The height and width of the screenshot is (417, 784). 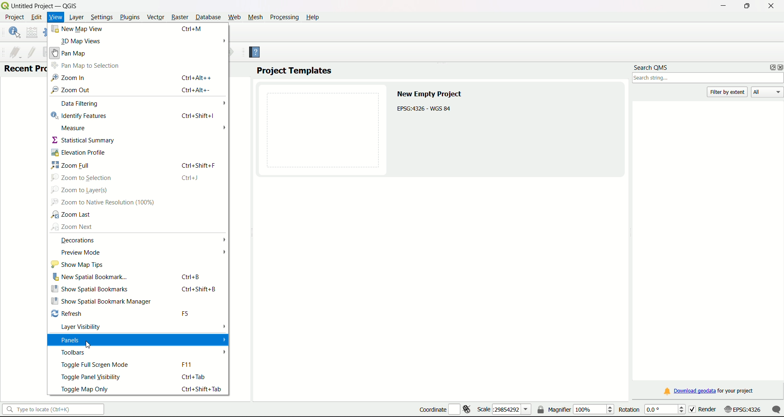 I want to click on Web, so click(x=234, y=17).